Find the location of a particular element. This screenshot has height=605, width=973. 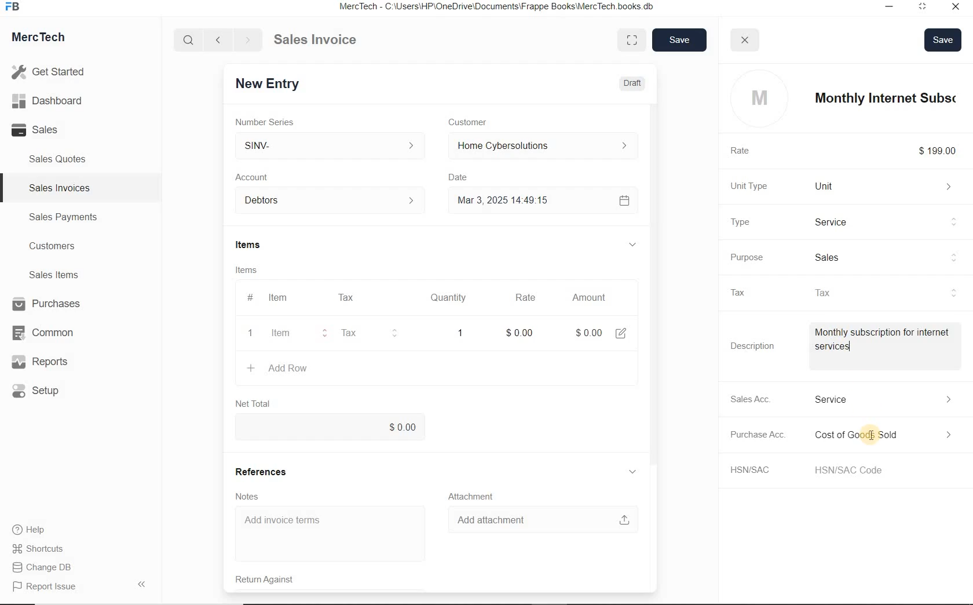

Items is located at coordinates (253, 269).